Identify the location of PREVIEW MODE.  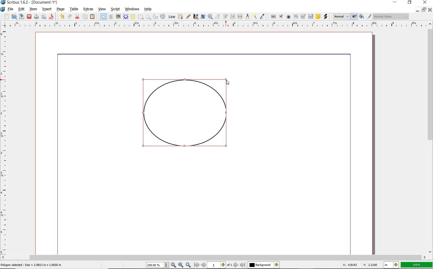
(361, 17).